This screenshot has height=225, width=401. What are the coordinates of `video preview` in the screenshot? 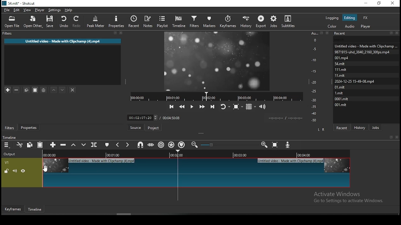 It's located at (216, 61).